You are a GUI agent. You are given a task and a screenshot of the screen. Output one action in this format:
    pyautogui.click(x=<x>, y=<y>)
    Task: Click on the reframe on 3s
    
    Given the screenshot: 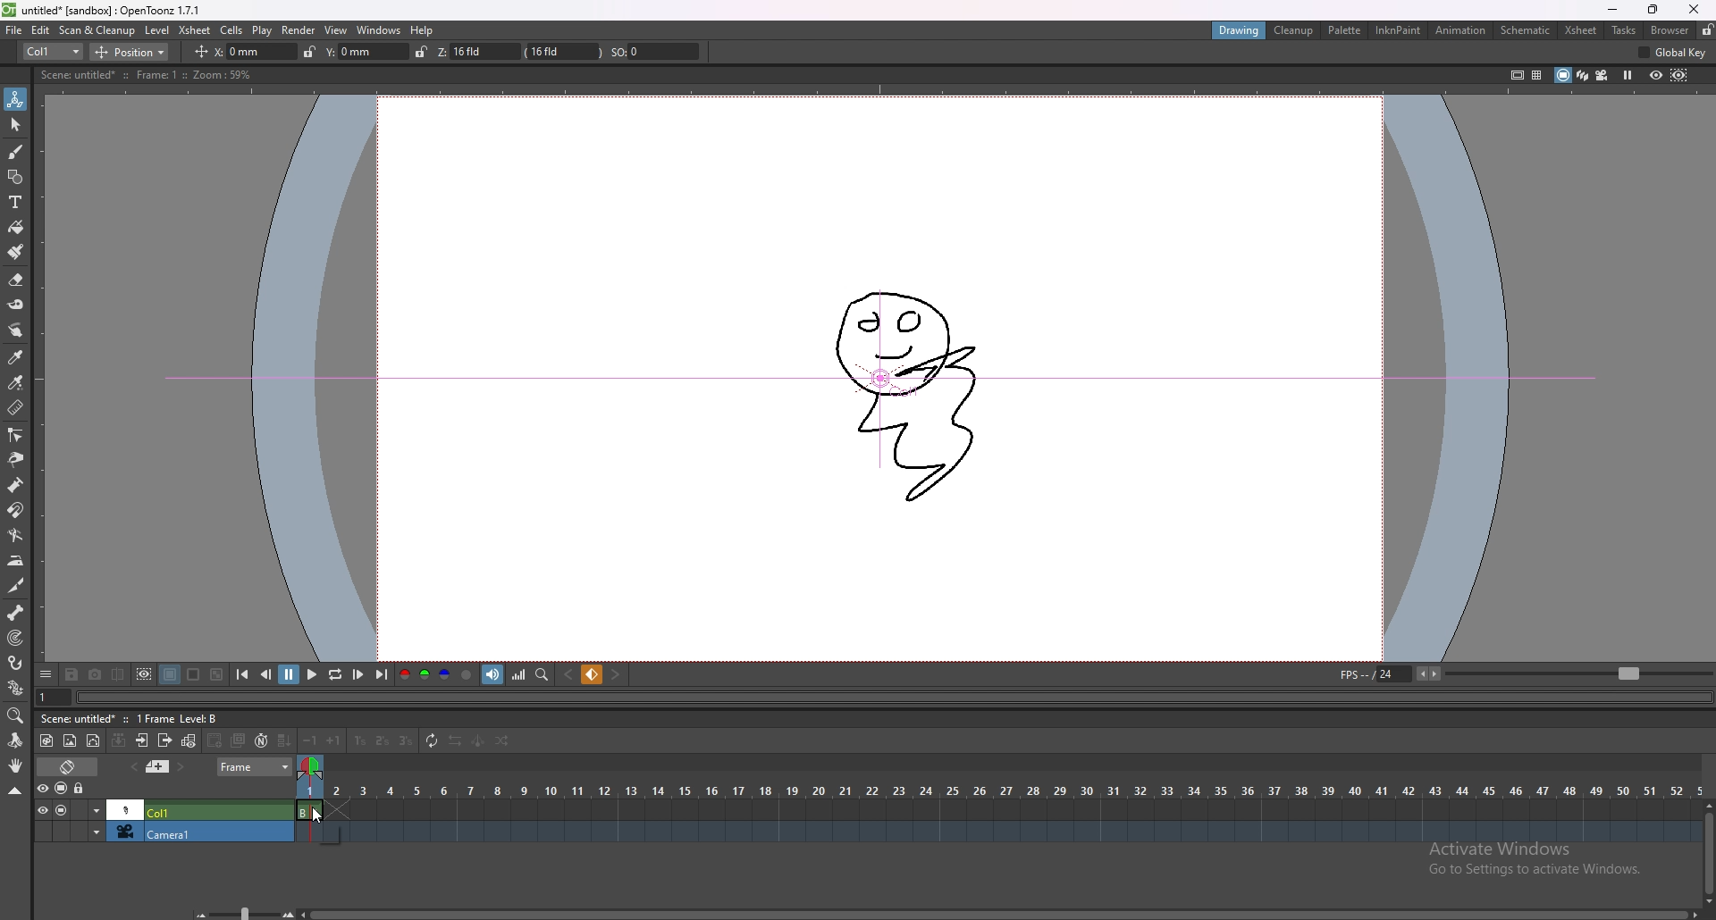 What is the action you would take?
    pyautogui.click(x=403, y=740)
    